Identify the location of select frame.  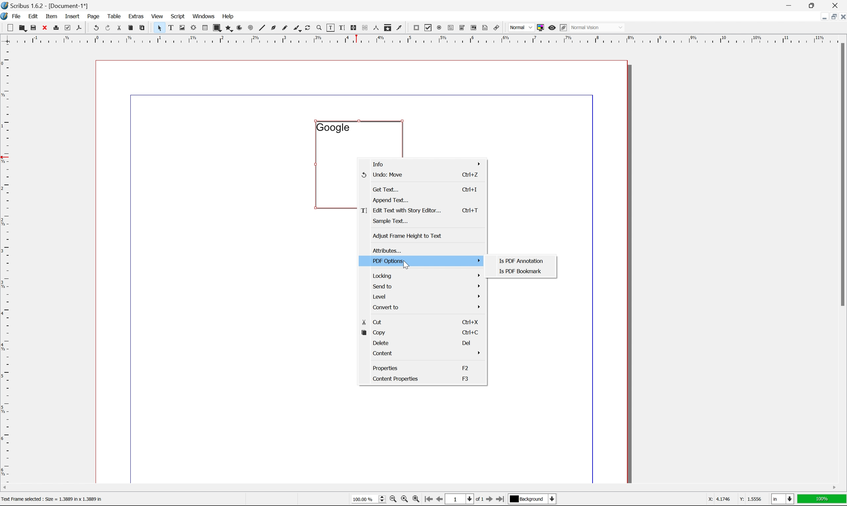
(159, 29).